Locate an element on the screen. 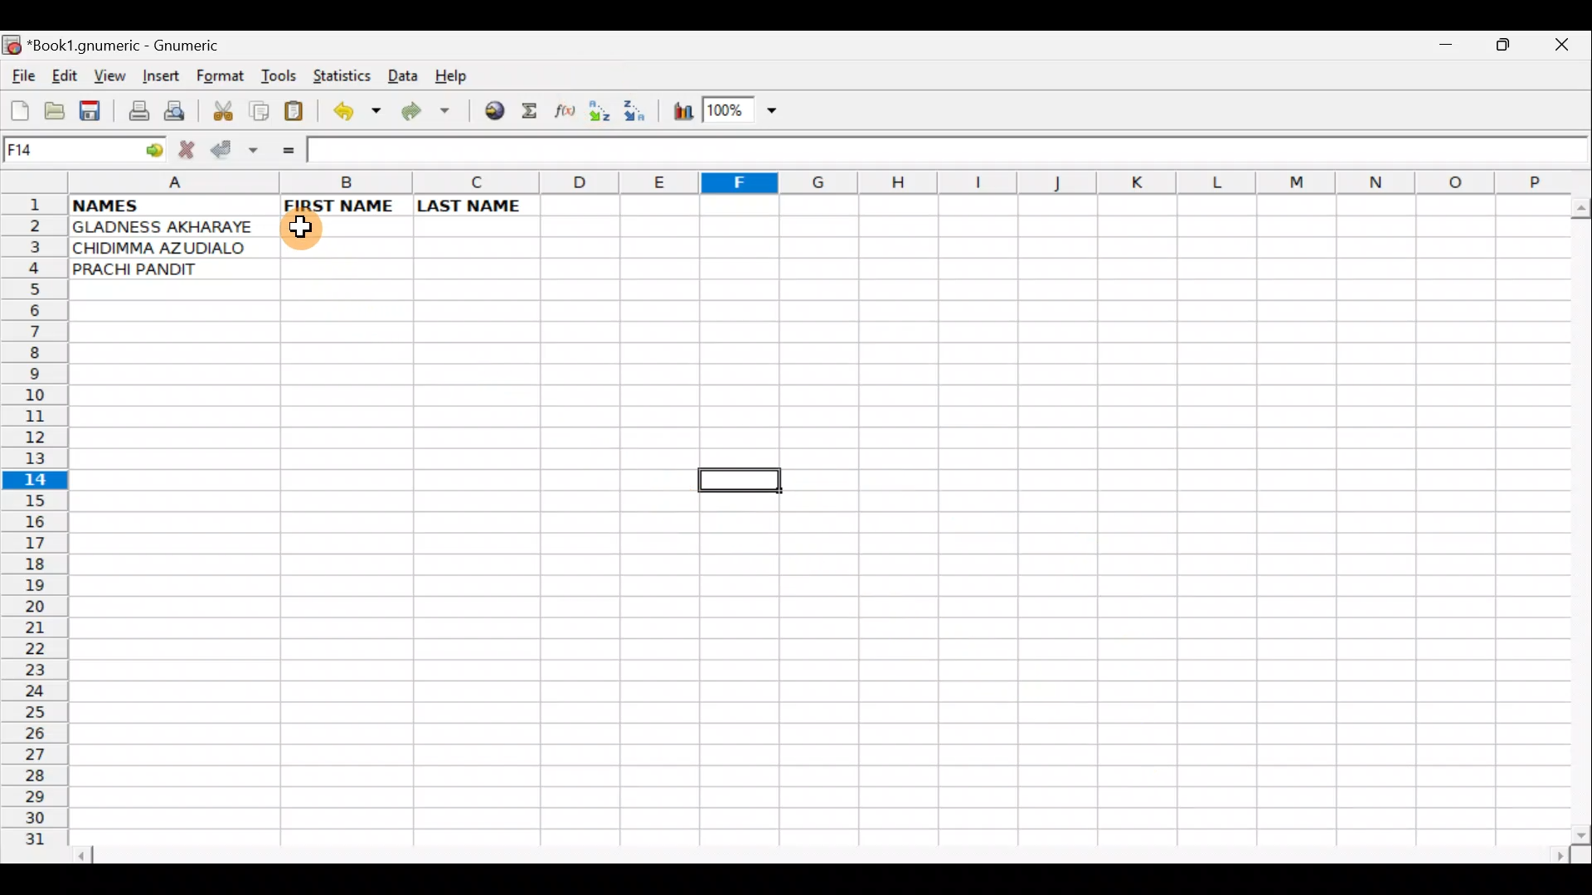  Undo last action is located at coordinates (359, 114).